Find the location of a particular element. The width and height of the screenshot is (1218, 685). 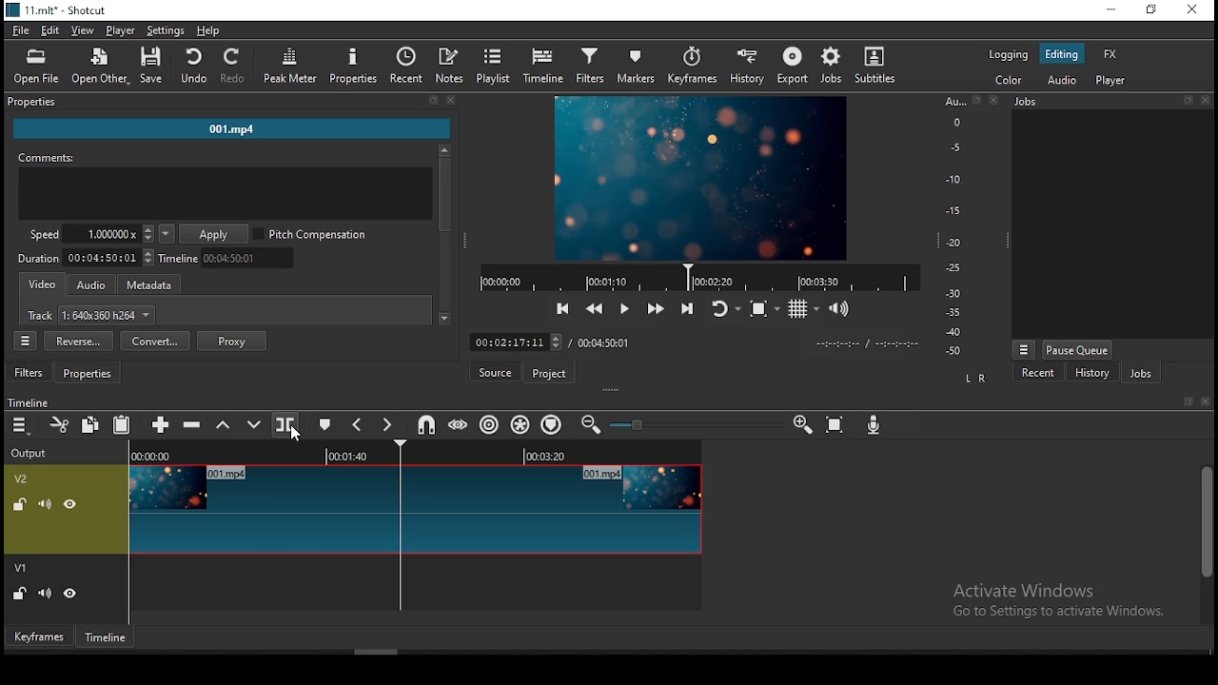

SCROLLBAR is located at coordinates (444, 237).